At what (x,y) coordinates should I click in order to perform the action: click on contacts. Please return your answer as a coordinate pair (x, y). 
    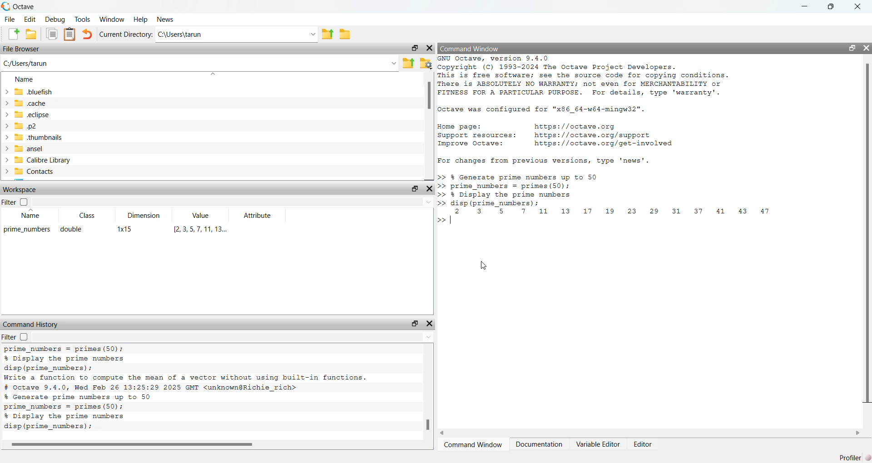
    Looking at the image, I should click on (35, 171).